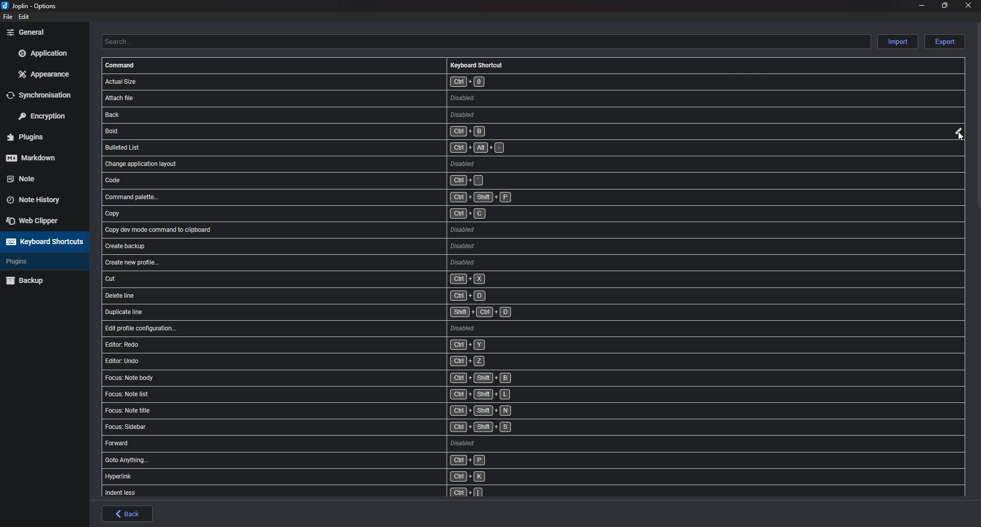  Describe the element at coordinates (338, 462) in the screenshot. I see `shortcut` at that location.